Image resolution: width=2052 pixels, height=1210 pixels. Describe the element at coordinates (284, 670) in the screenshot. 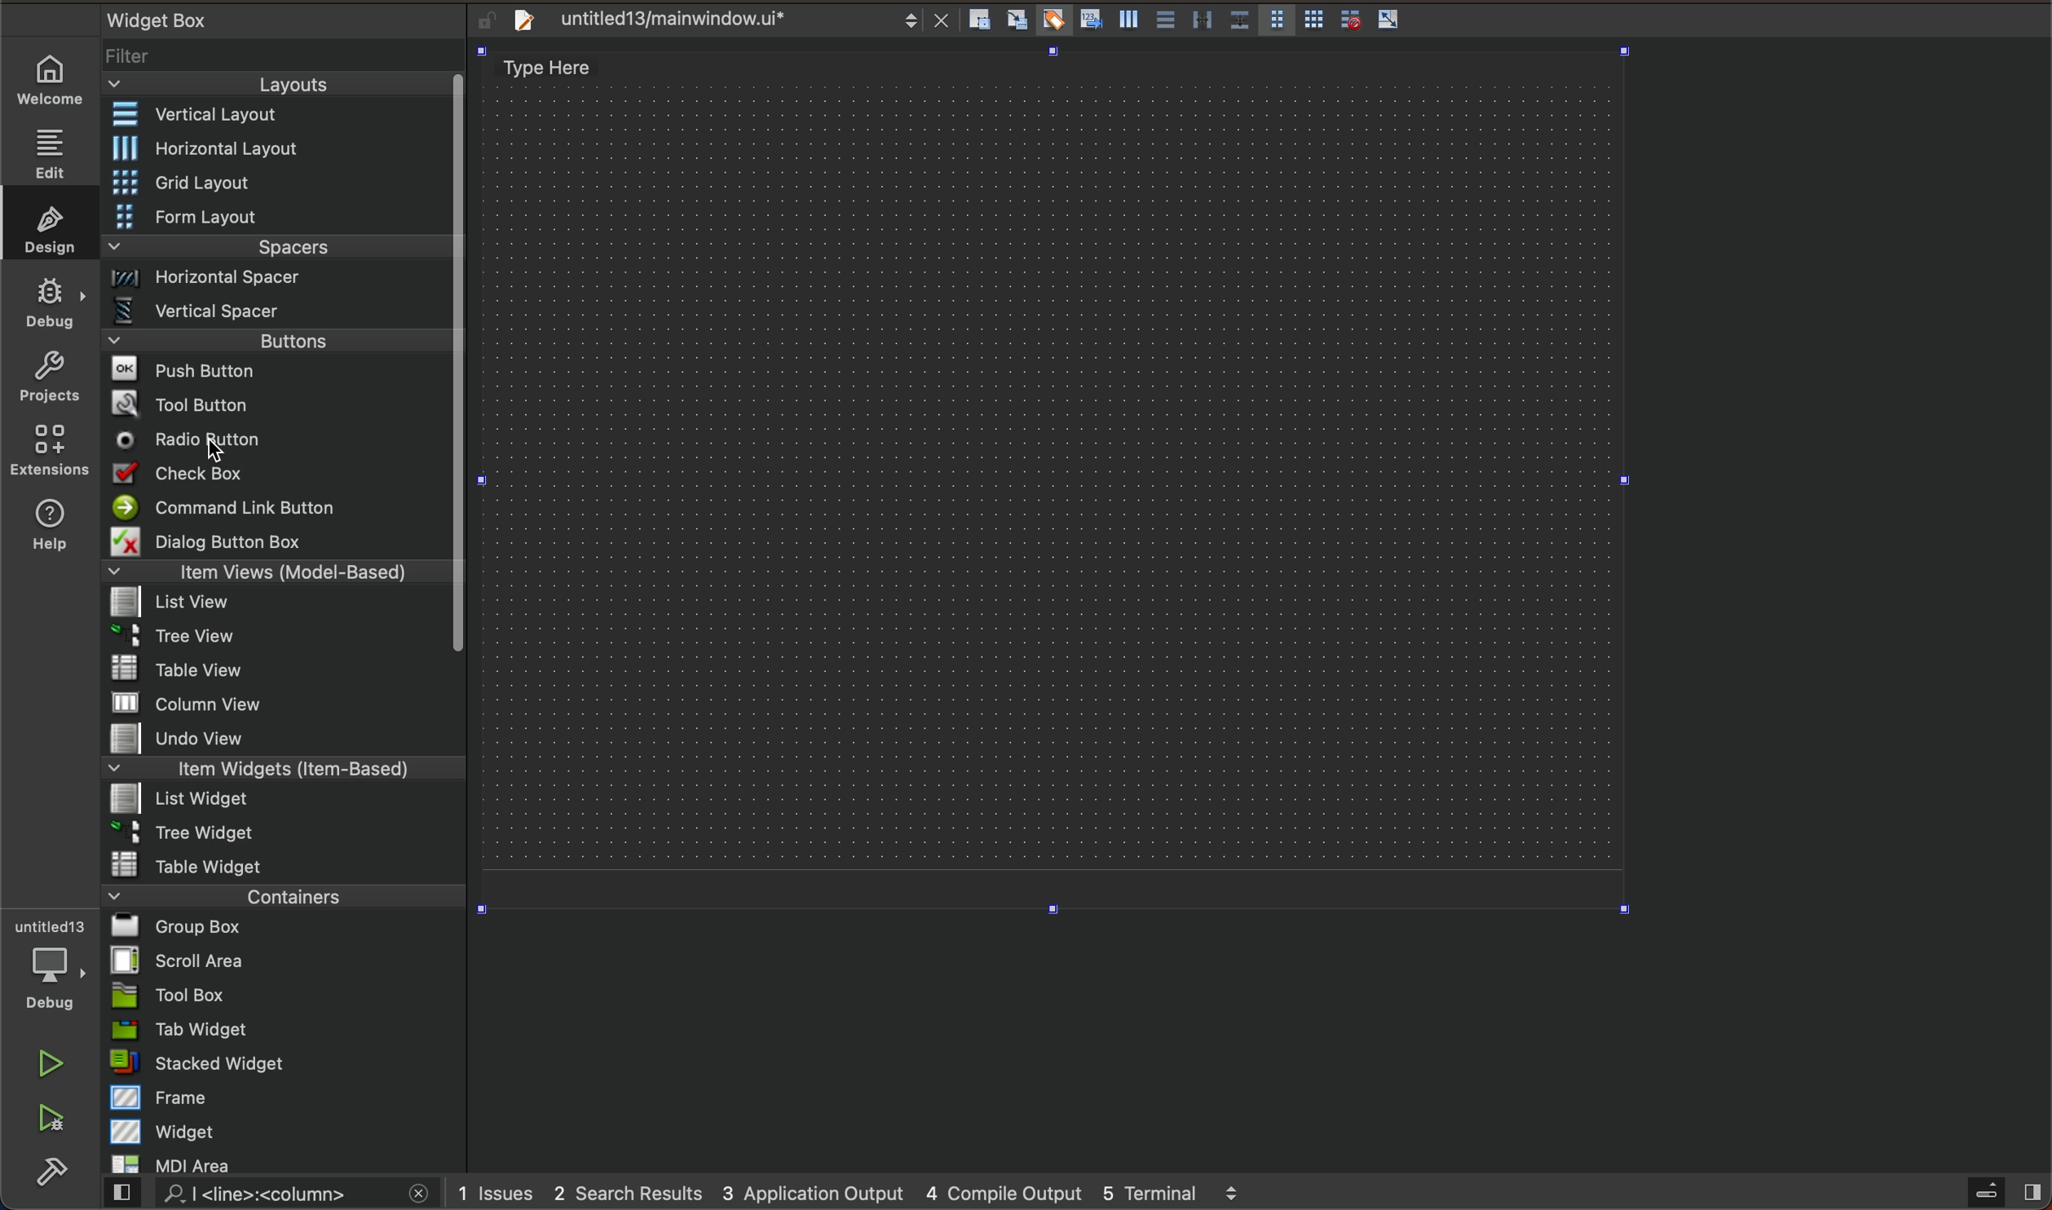

I see `table view` at that location.